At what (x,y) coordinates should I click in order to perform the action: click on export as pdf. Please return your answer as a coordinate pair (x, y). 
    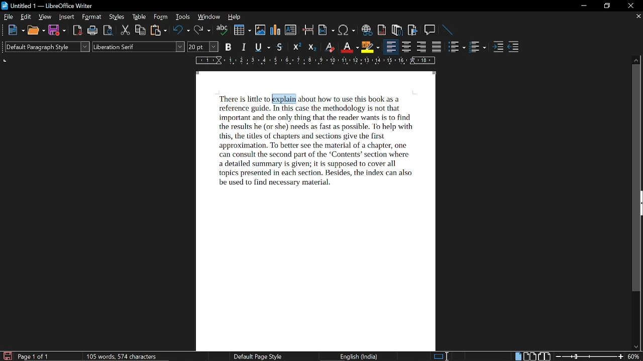
    Looking at the image, I should click on (78, 31).